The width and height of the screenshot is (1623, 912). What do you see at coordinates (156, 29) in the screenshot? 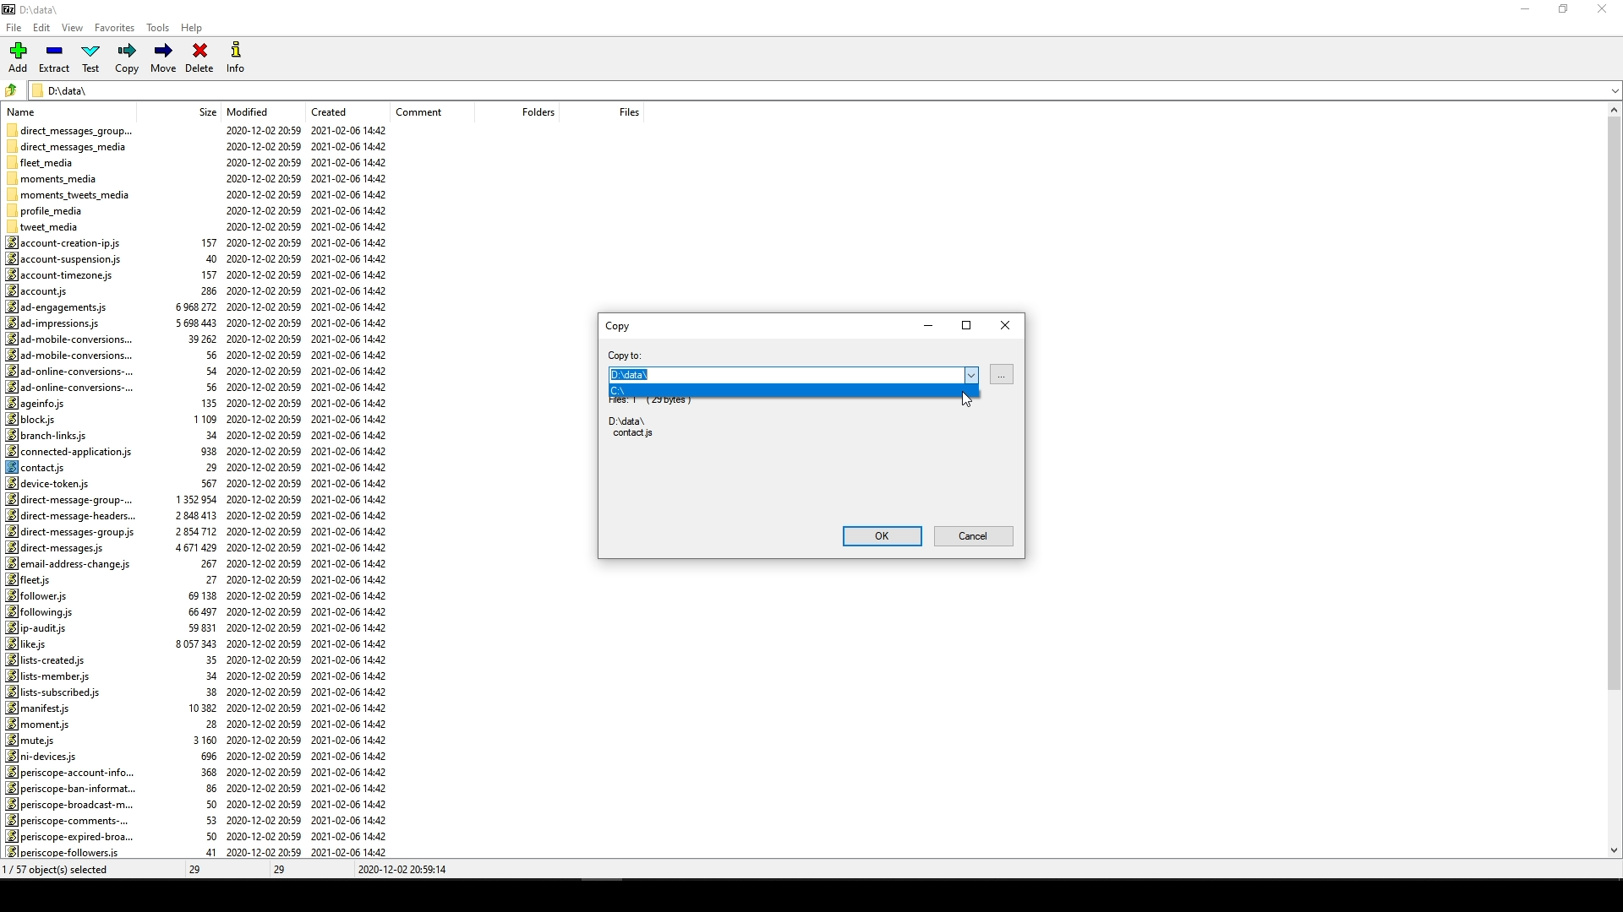
I see `Tools` at bounding box center [156, 29].